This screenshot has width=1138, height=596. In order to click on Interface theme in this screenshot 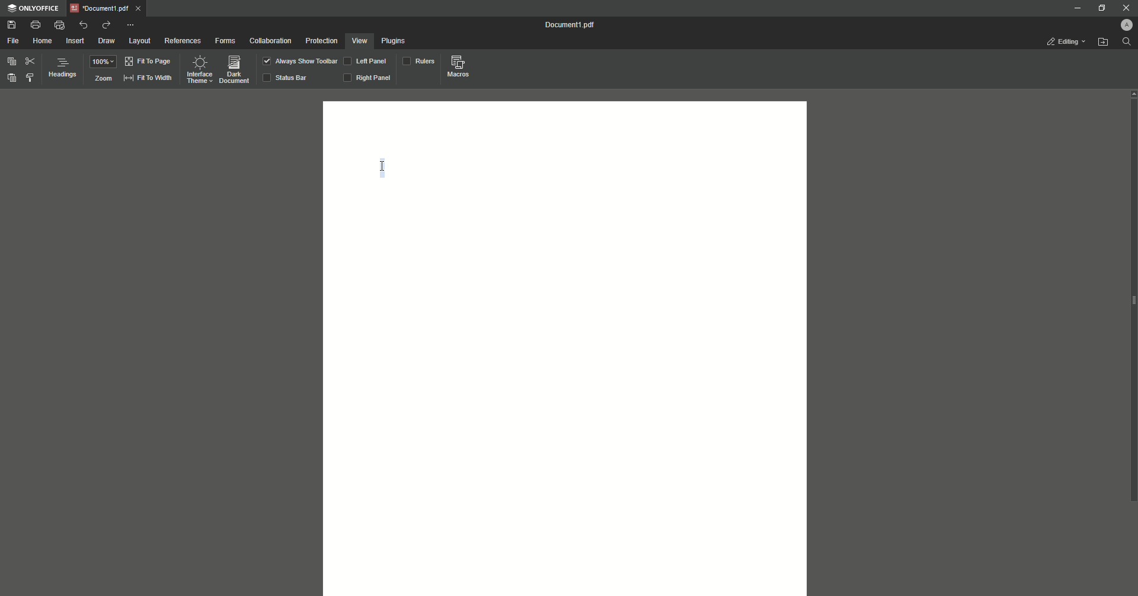, I will do `click(200, 69)`.